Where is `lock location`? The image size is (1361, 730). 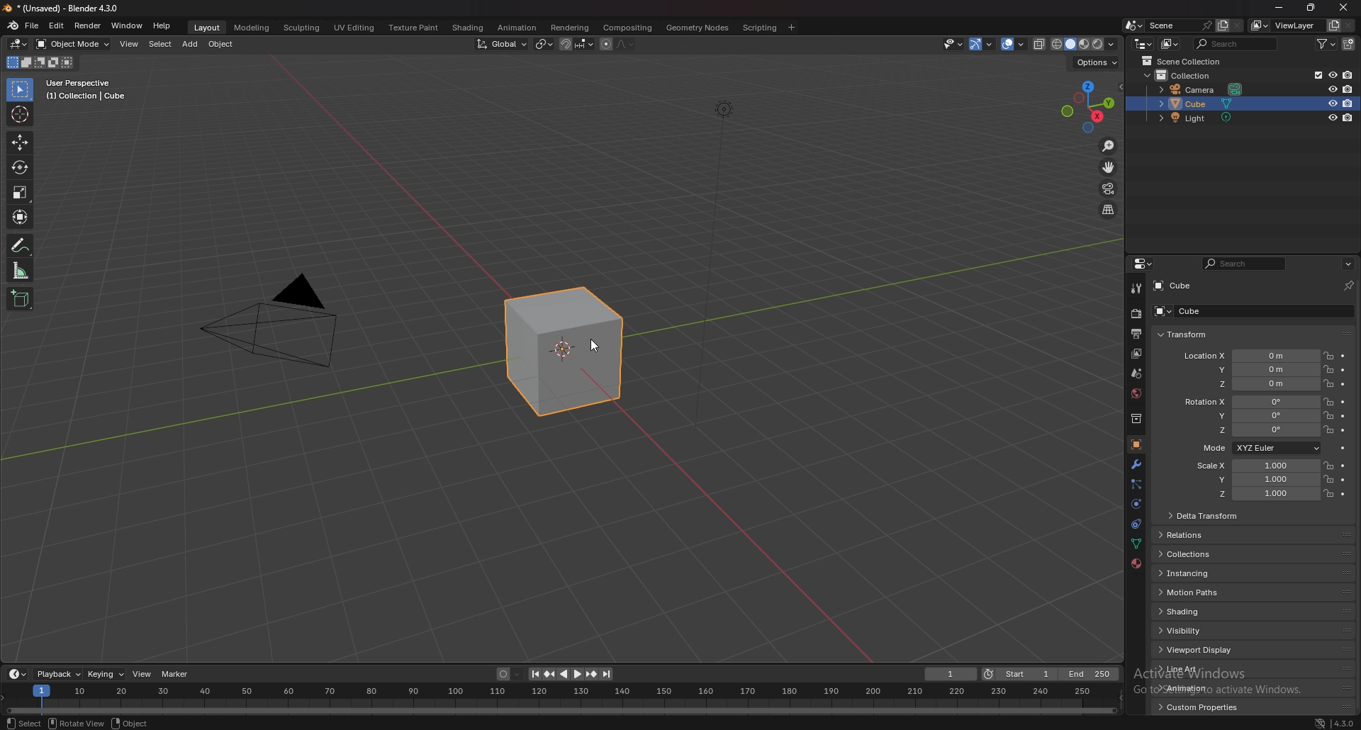 lock location is located at coordinates (1329, 383).